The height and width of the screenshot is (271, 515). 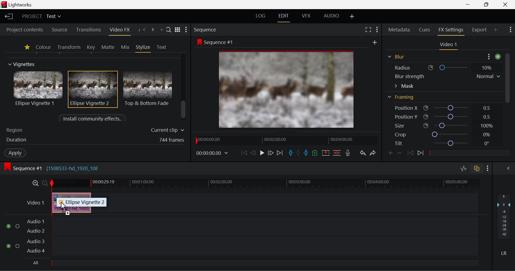 What do you see at coordinates (505, 4) in the screenshot?
I see `Close` at bounding box center [505, 4].